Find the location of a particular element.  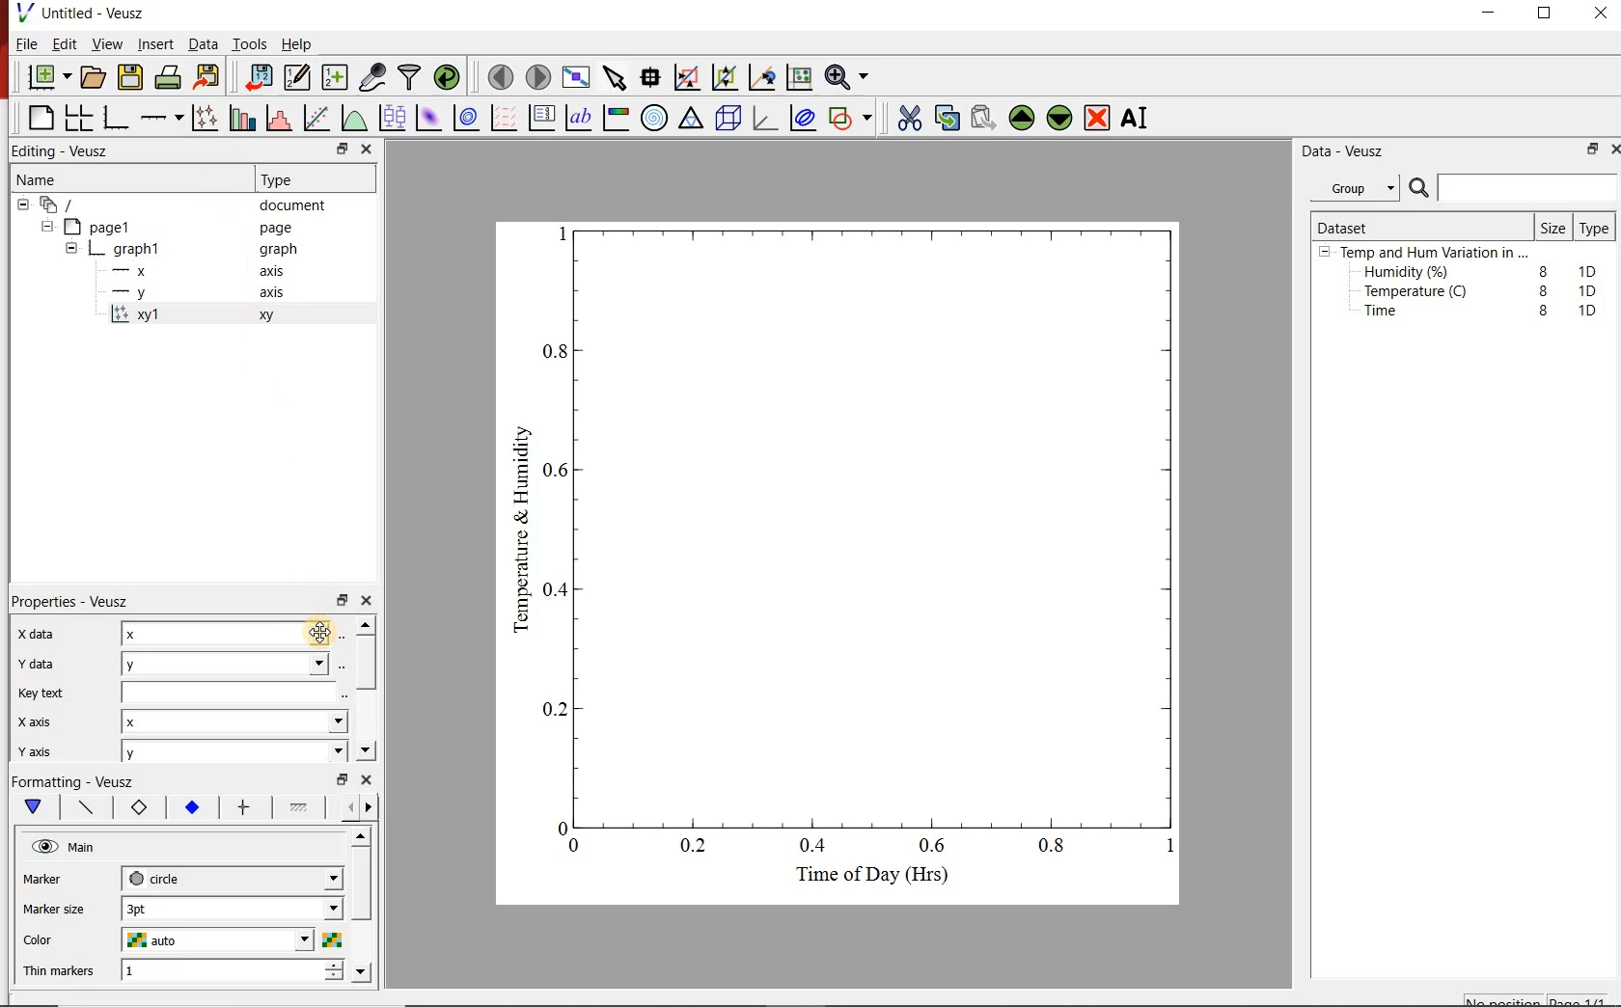

Graph is located at coordinates (880, 524).